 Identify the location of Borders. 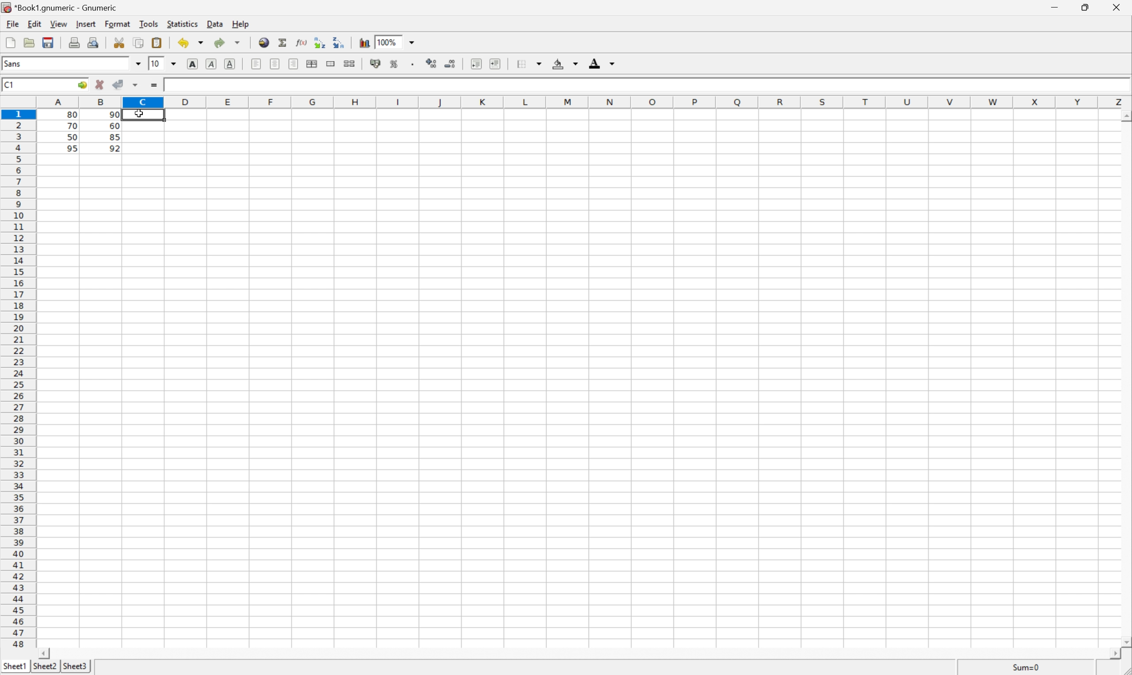
(529, 61).